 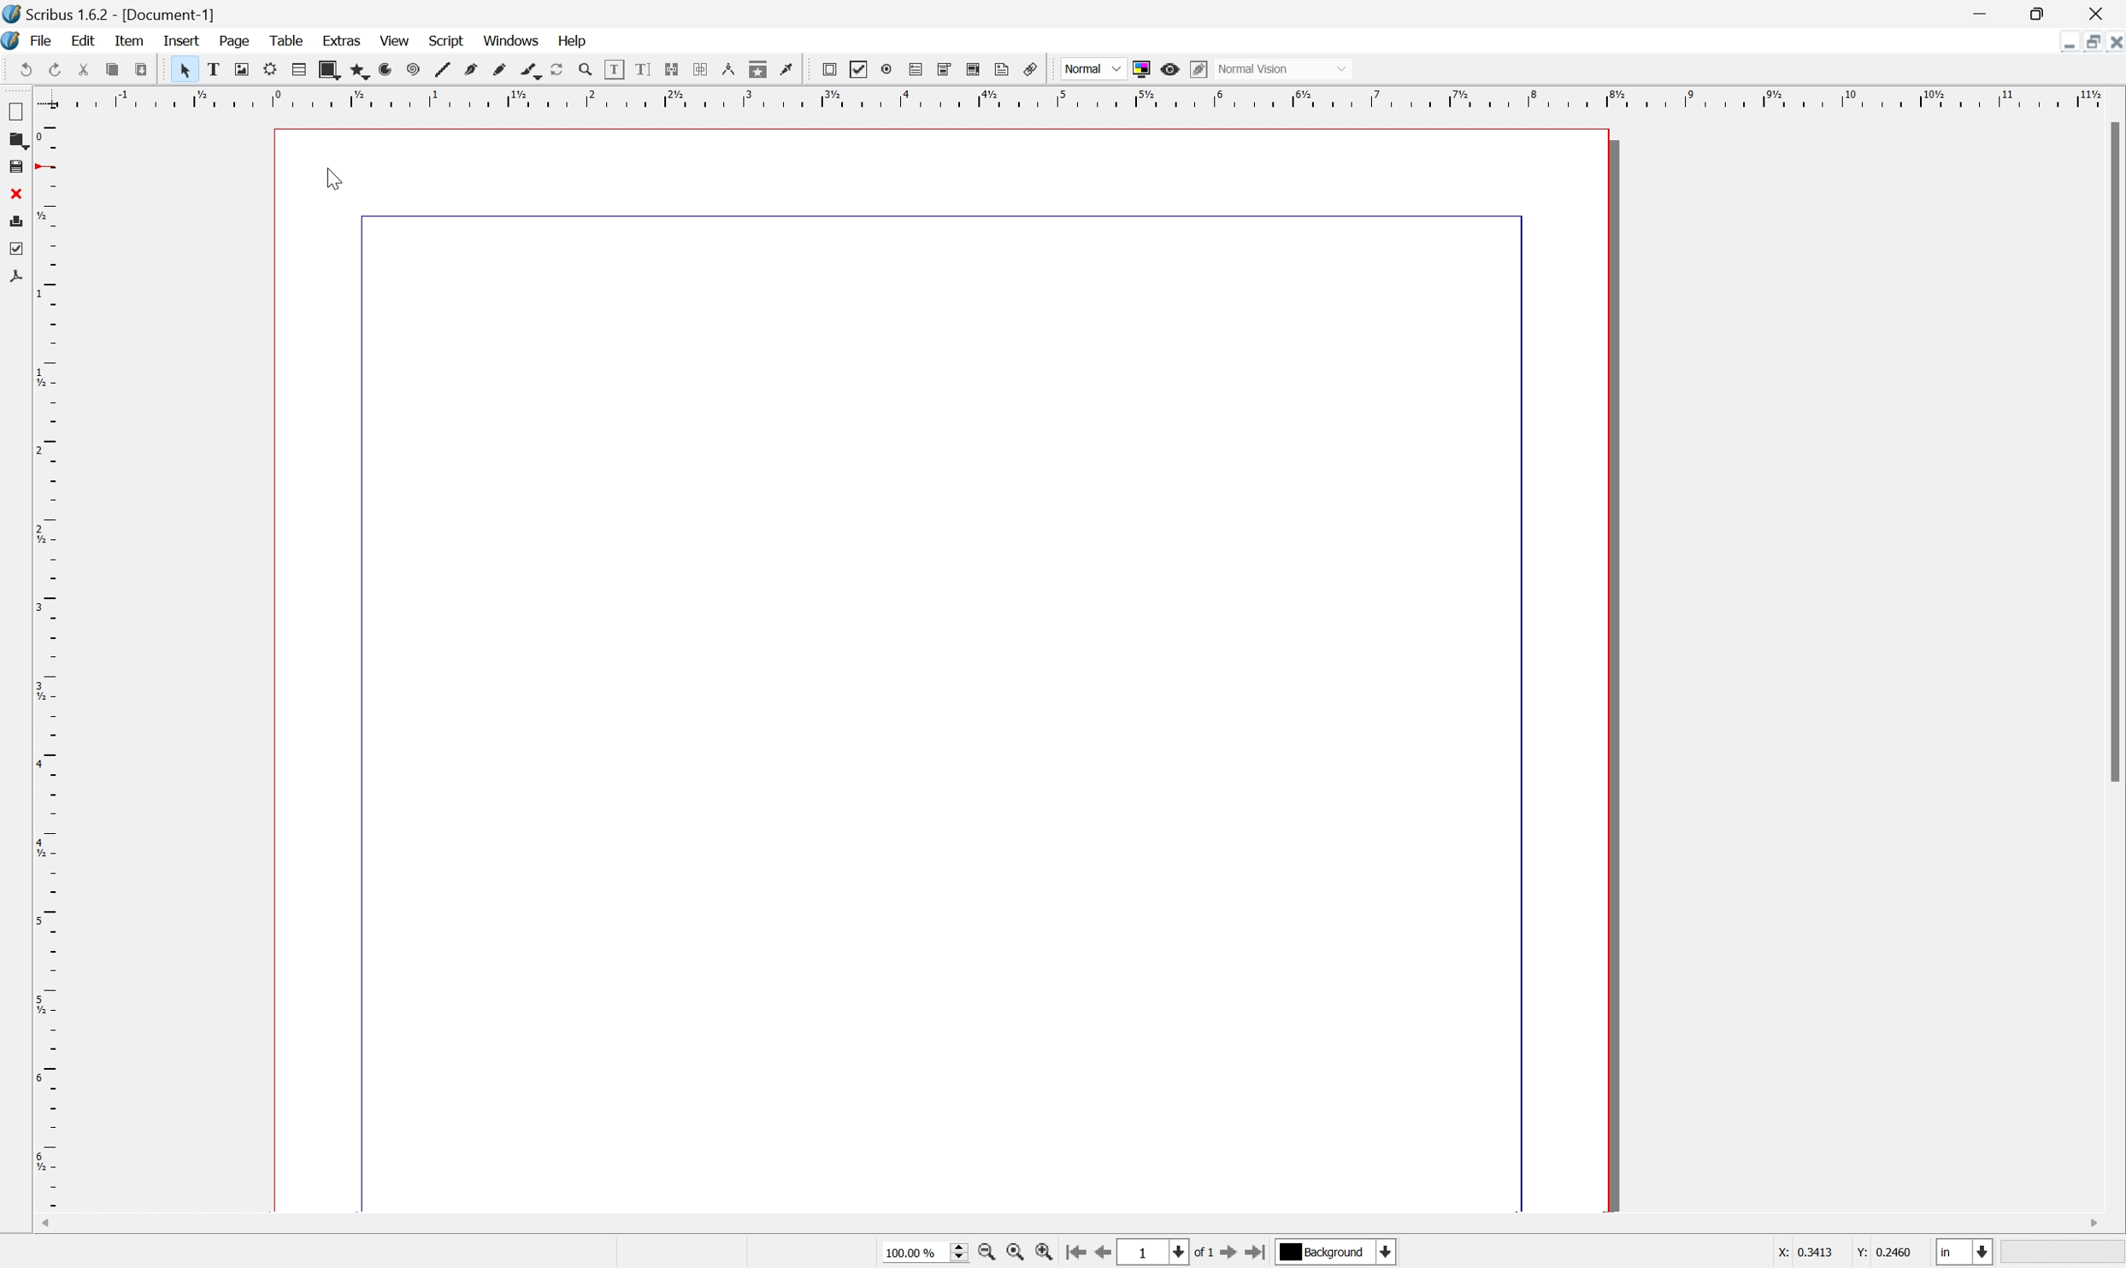 I want to click on spiral, so click(x=615, y=68).